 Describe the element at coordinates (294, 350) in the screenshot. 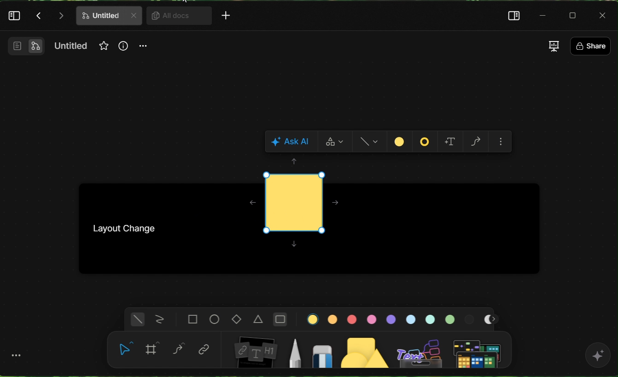

I see `pen` at that location.